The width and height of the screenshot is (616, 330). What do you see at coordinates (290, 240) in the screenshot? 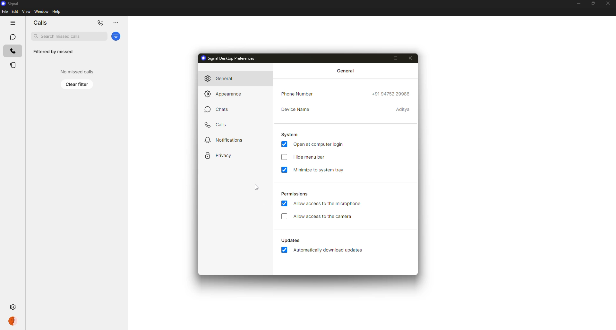
I see `updates` at bounding box center [290, 240].